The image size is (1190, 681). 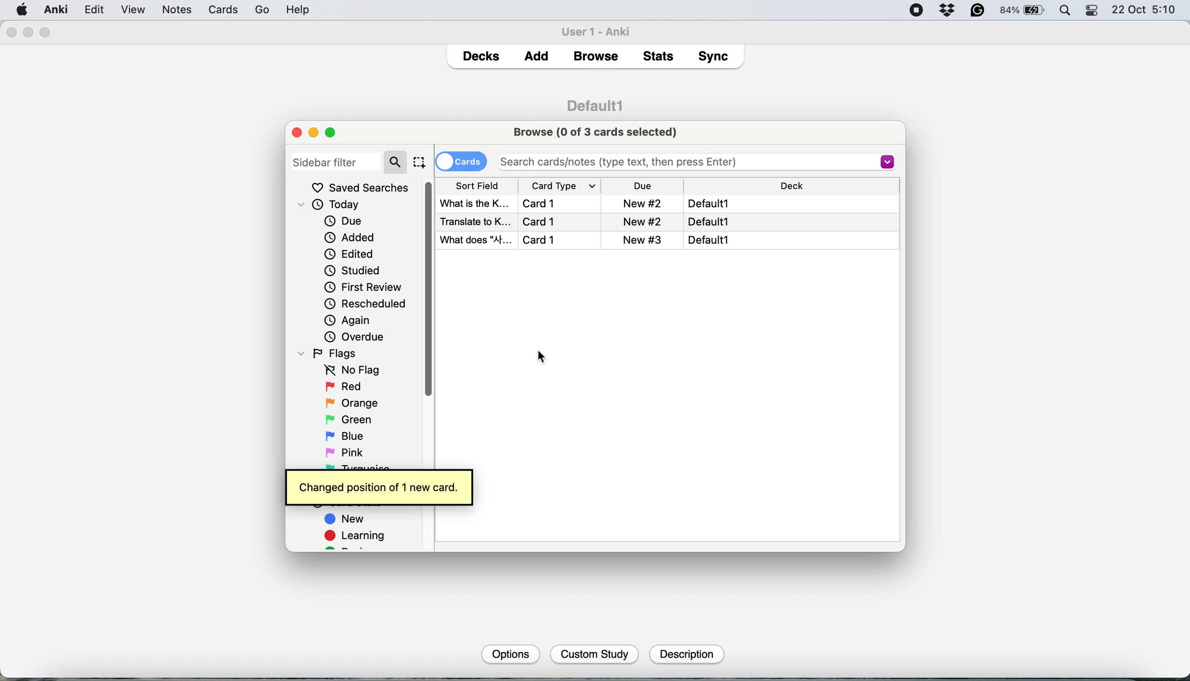 I want to click on sync, so click(x=716, y=58).